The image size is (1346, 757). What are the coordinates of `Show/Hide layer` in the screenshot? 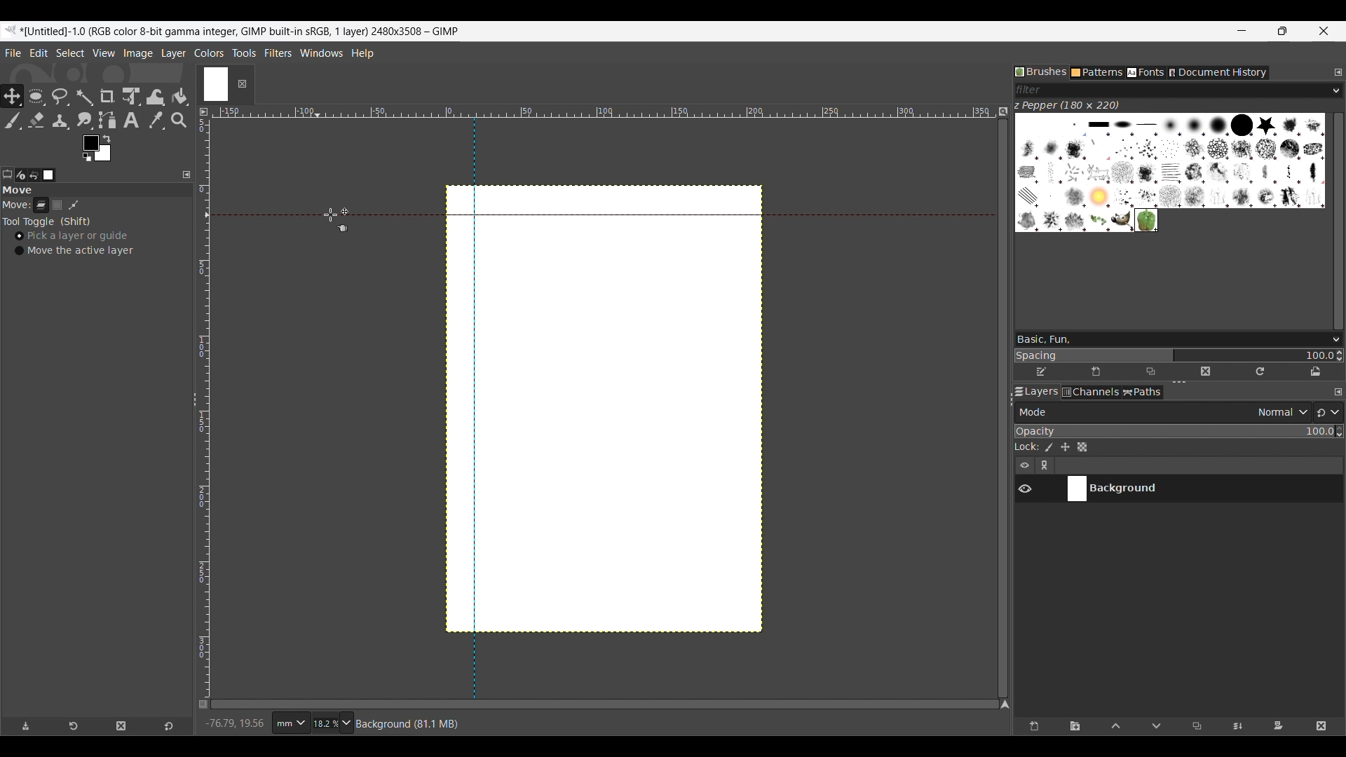 It's located at (1025, 489).